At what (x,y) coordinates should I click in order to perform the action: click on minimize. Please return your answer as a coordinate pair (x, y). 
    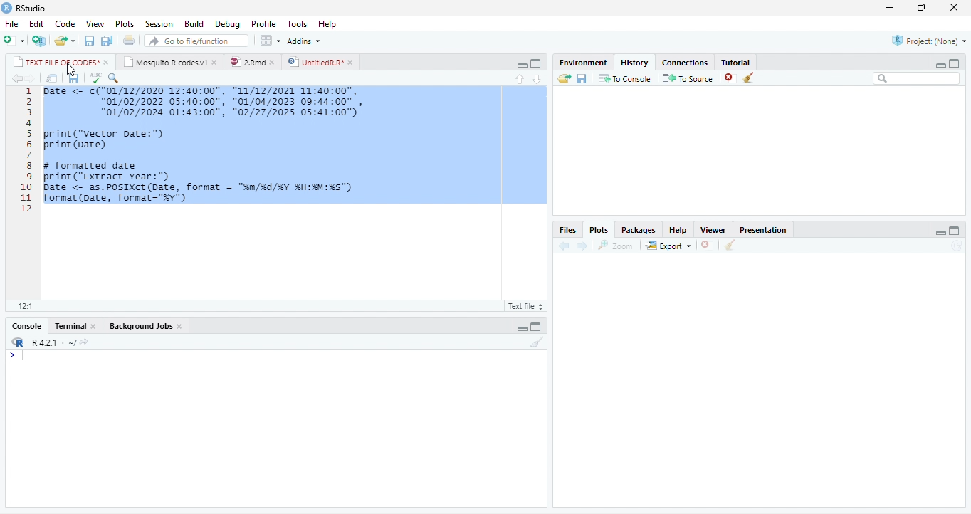
    Looking at the image, I should click on (522, 65).